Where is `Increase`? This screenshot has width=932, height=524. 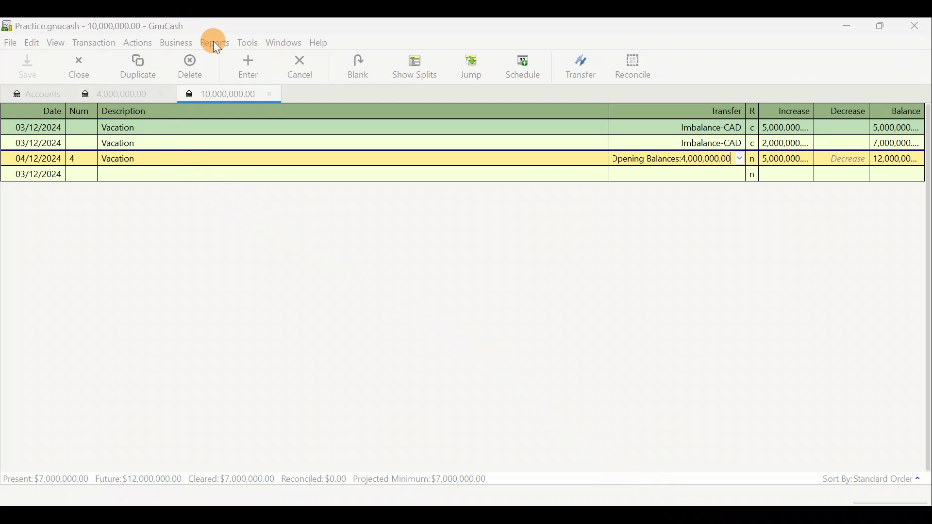
Increase is located at coordinates (795, 111).